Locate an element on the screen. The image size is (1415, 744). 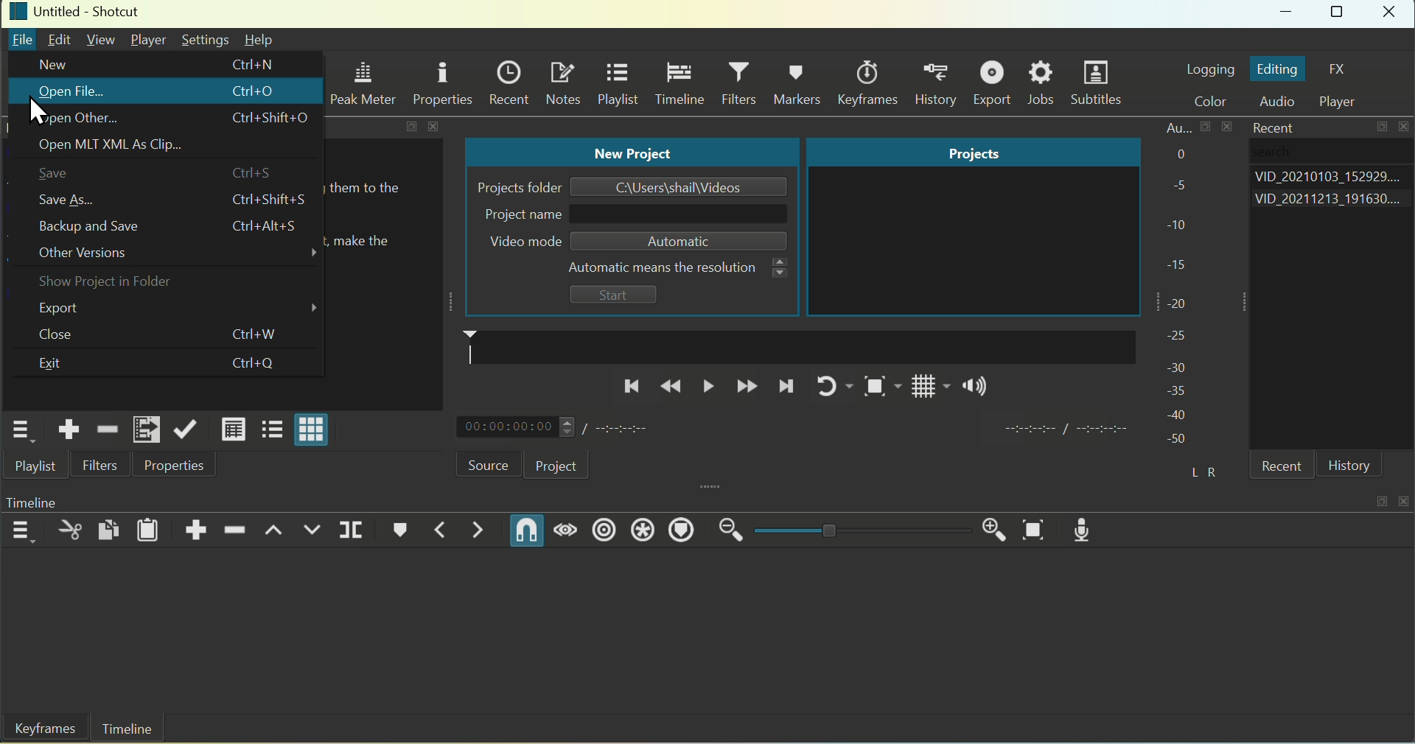
Split at Playahead is located at coordinates (352, 529).